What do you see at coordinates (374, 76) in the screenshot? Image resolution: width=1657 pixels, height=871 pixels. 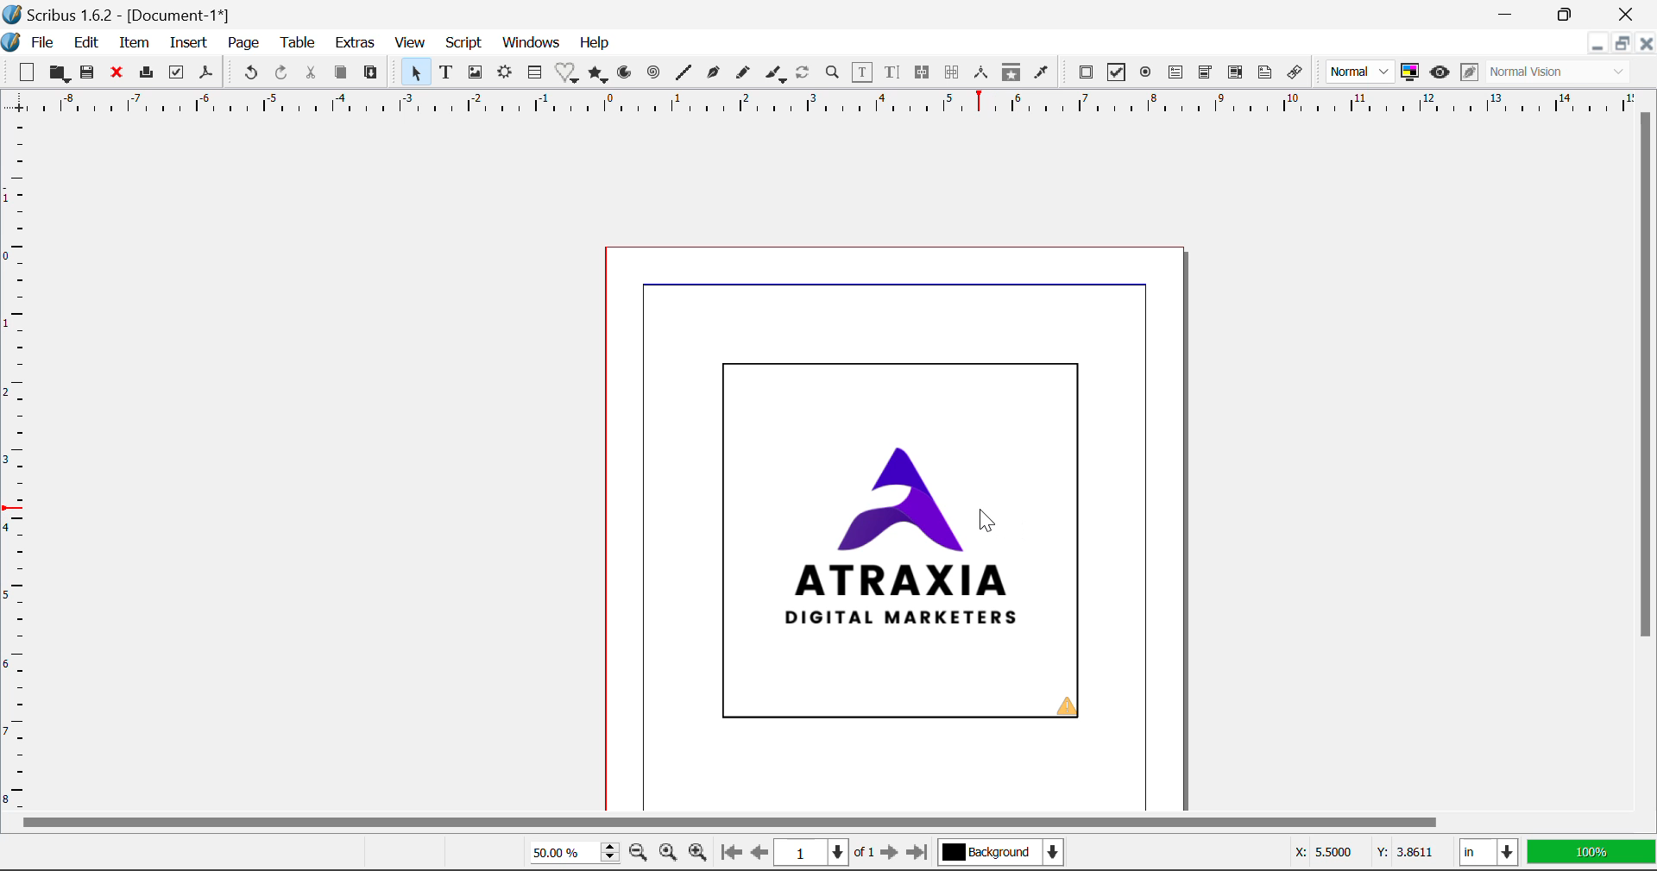 I see `Paste` at bounding box center [374, 76].